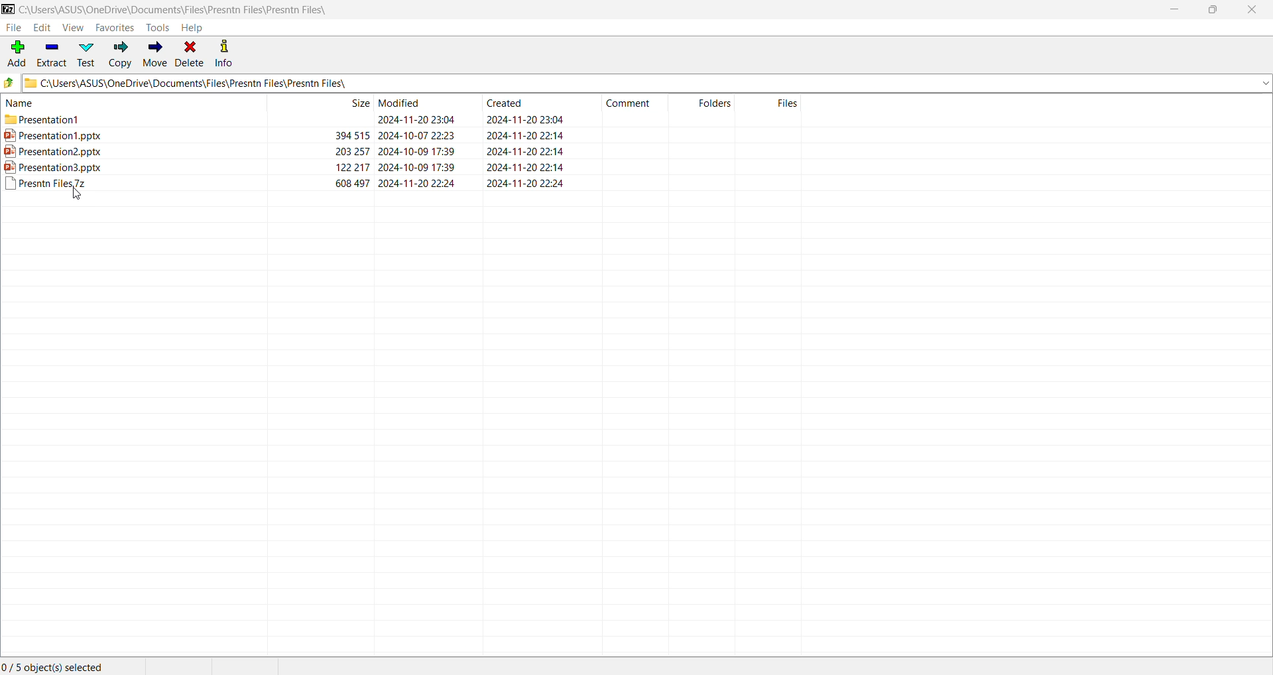 This screenshot has width=1273, height=675. Describe the element at coordinates (180, 9) in the screenshot. I see `c\users\ASUS\OneDrive\Documents\Files\Presntn Files\Presntn Files\` at that location.